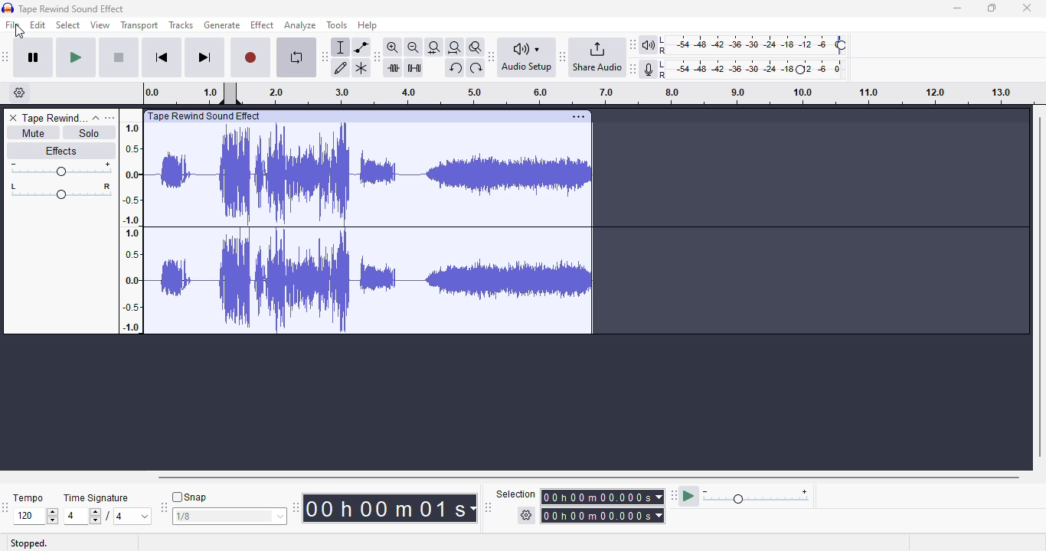 This screenshot has height=551, width=1046. Describe the element at coordinates (61, 150) in the screenshot. I see `effects` at that location.